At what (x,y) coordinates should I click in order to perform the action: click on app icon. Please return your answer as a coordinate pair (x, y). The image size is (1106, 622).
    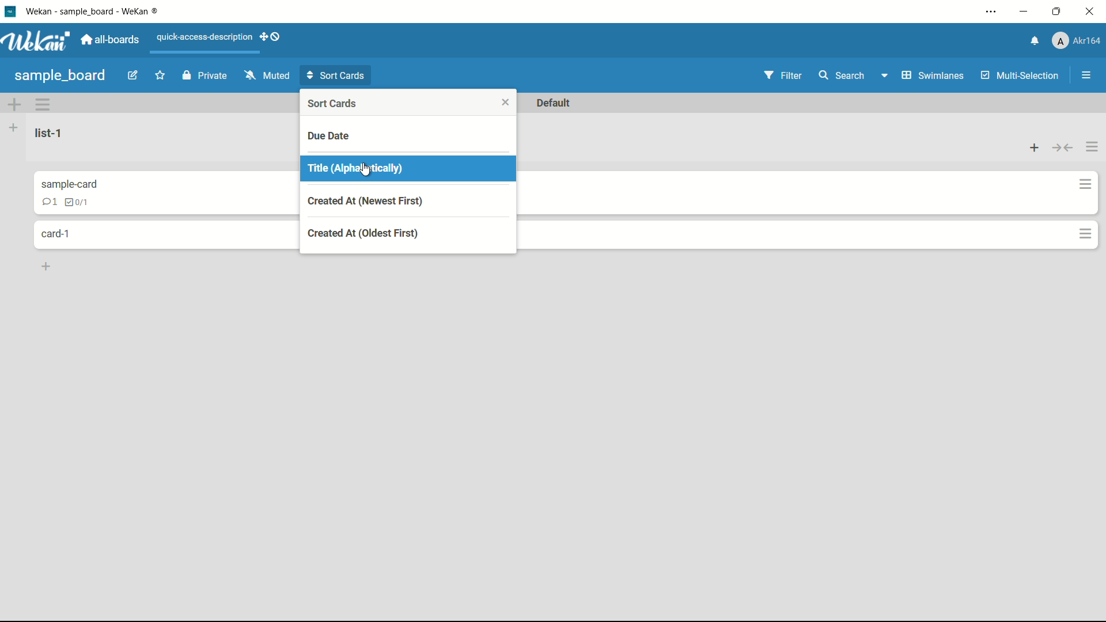
    Looking at the image, I should click on (10, 11).